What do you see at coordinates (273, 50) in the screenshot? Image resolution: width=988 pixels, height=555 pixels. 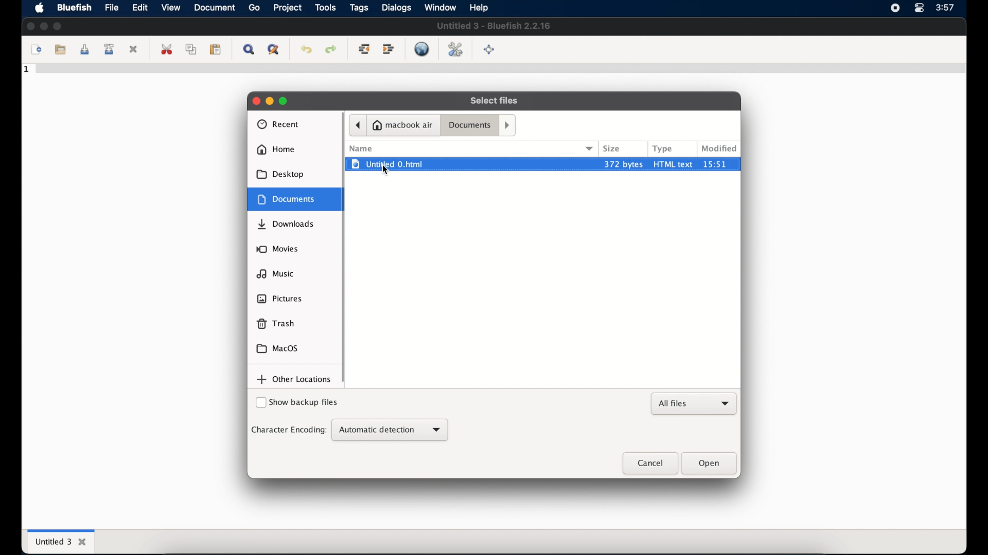 I see `advanced find and replace` at bounding box center [273, 50].